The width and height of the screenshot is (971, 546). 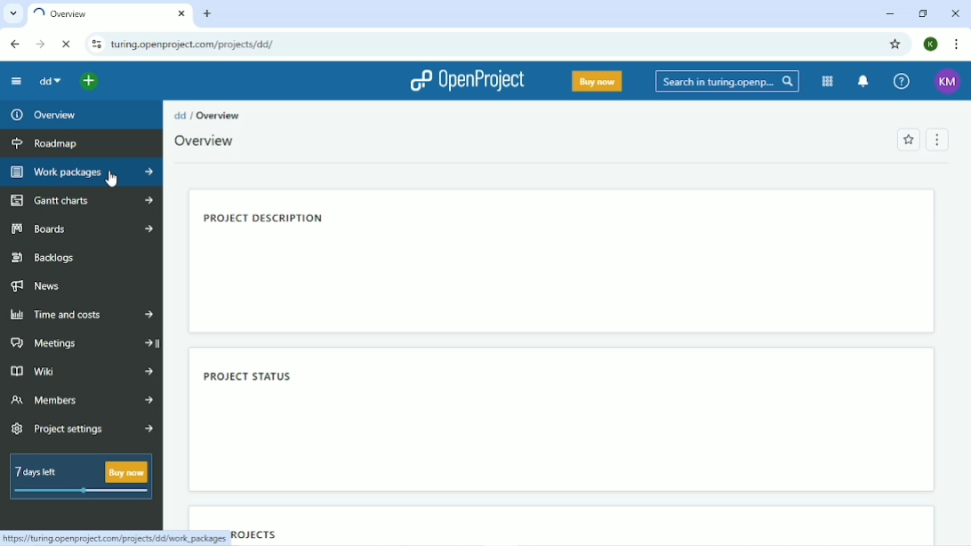 I want to click on Project settings, so click(x=84, y=430).